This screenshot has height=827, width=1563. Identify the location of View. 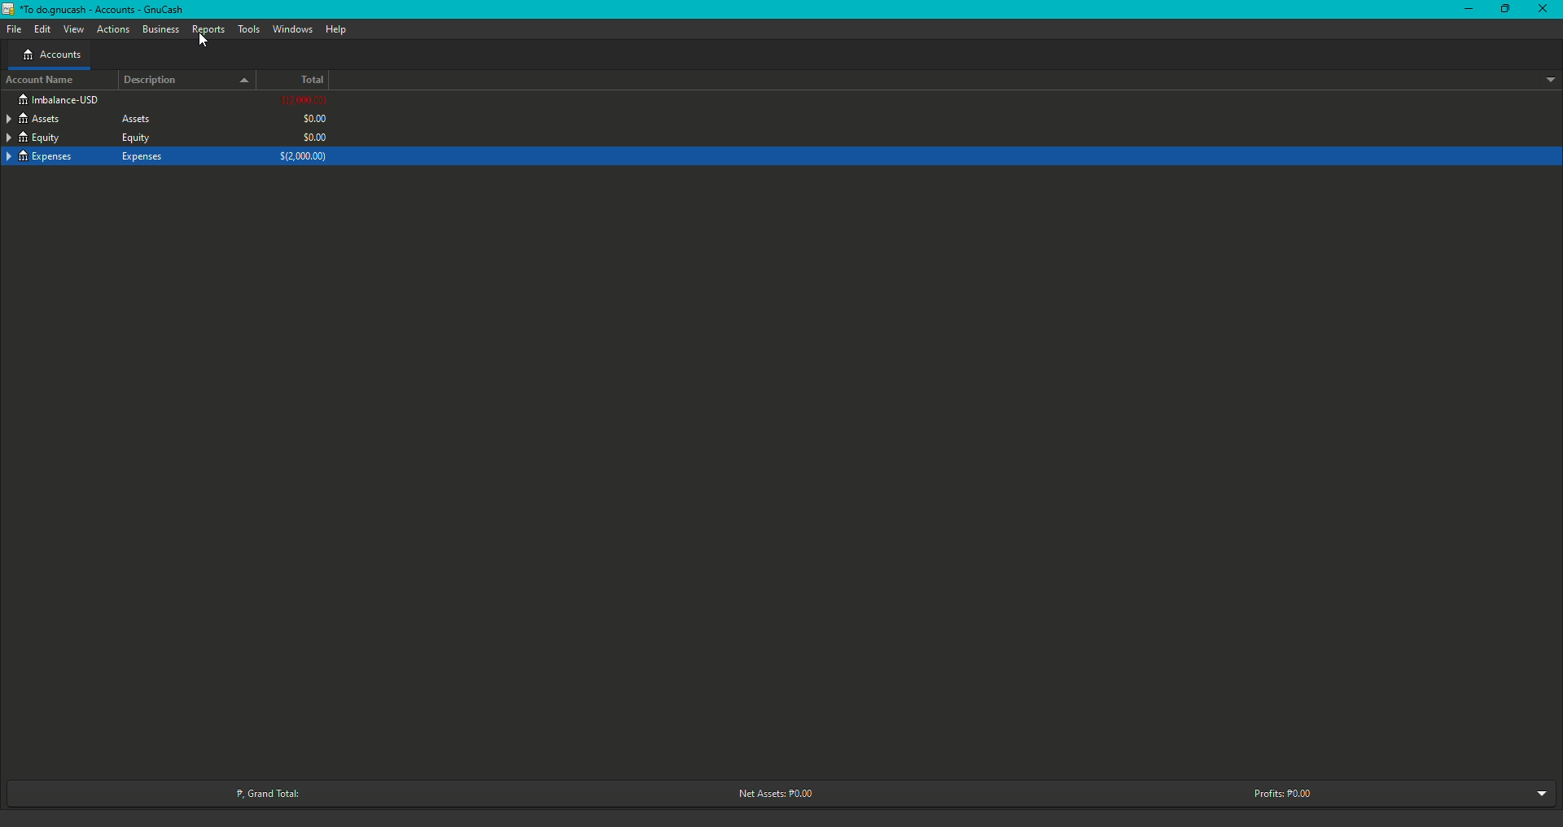
(73, 28).